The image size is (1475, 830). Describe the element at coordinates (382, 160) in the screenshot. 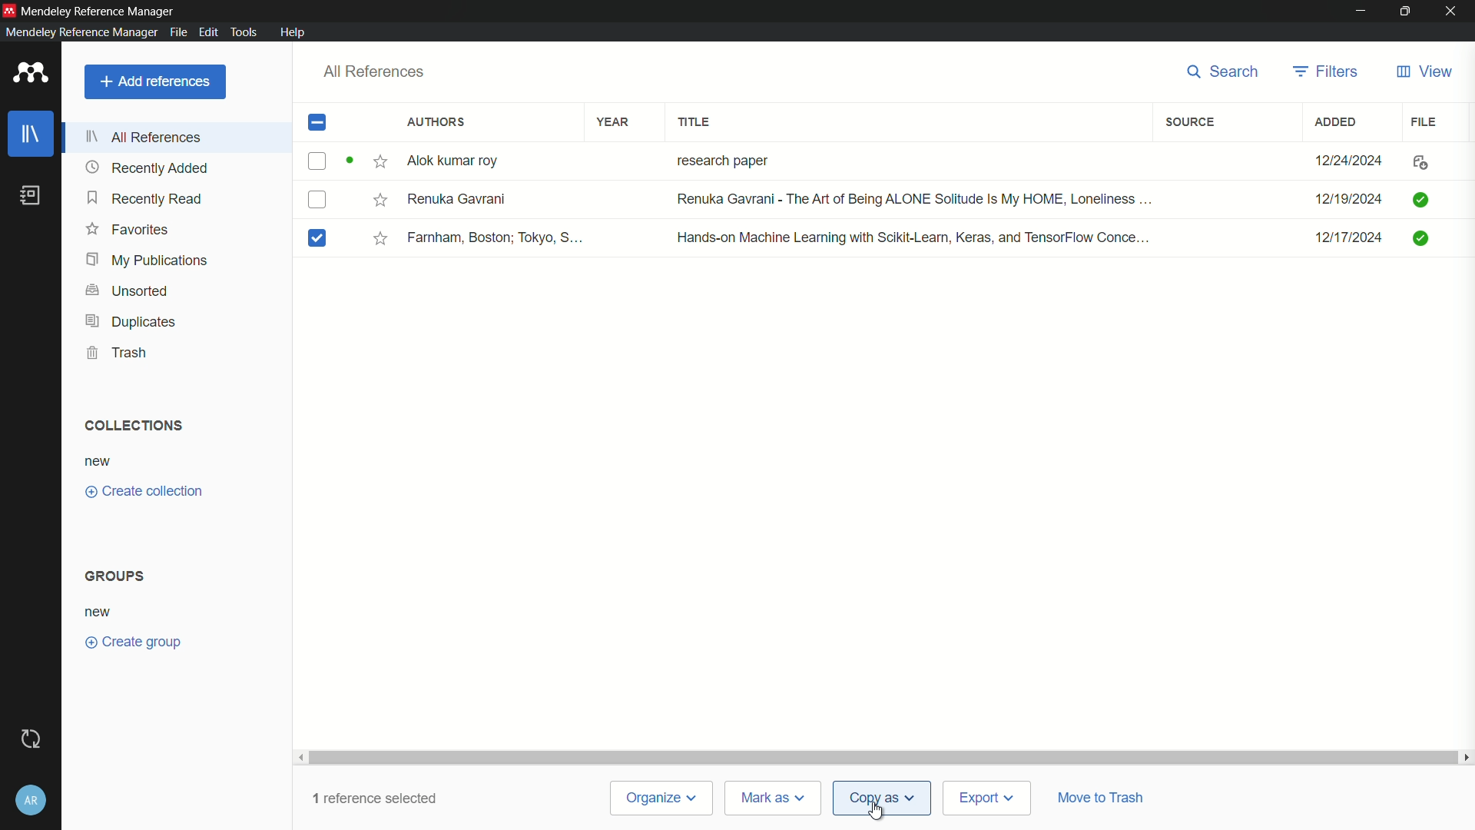

I see `Mark it star` at that location.